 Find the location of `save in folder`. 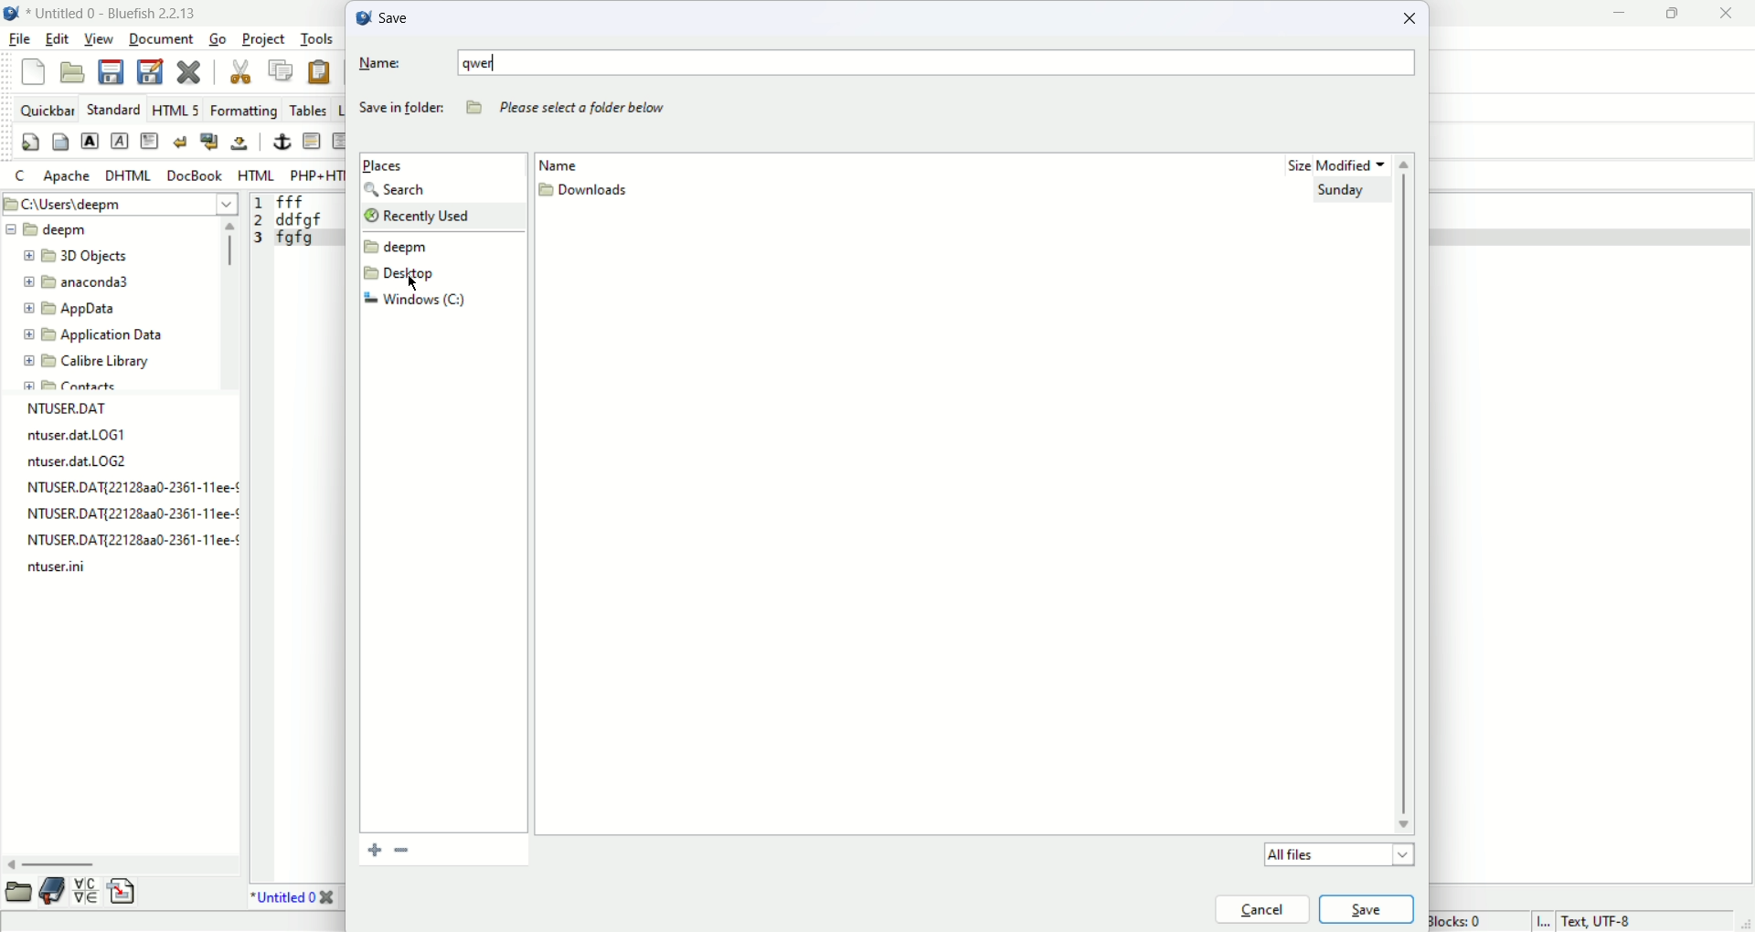

save in folder is located at coordinates (399, 111).